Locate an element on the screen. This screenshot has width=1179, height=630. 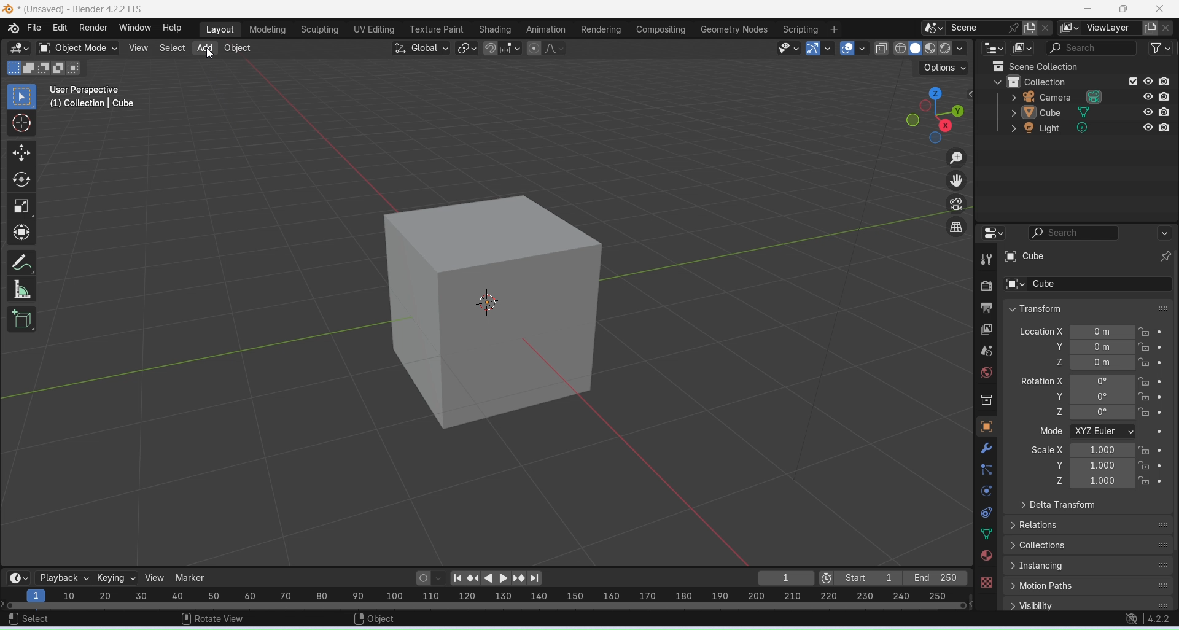
4.2.2 is located at coordinates (1159, 619).